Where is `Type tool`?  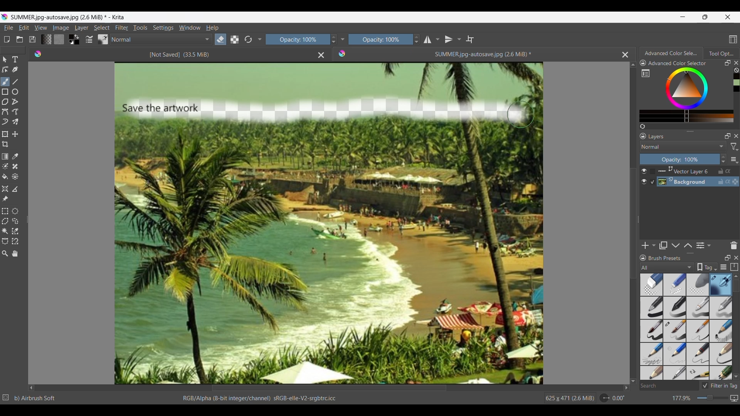
Type tool is located at coordinates (15, 59).